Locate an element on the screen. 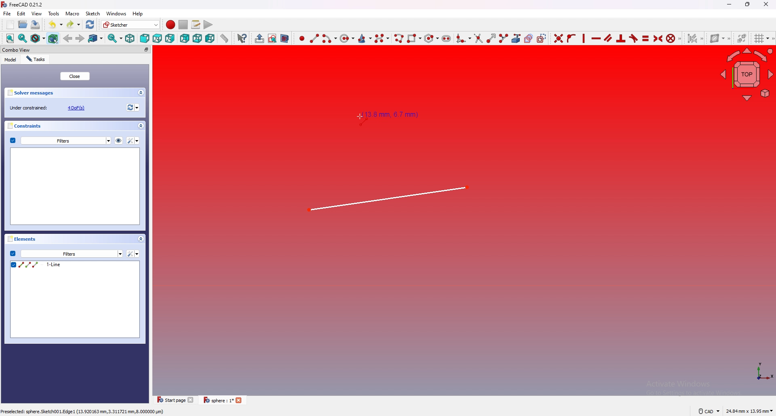  CAD is located at coordinates (707, 411).